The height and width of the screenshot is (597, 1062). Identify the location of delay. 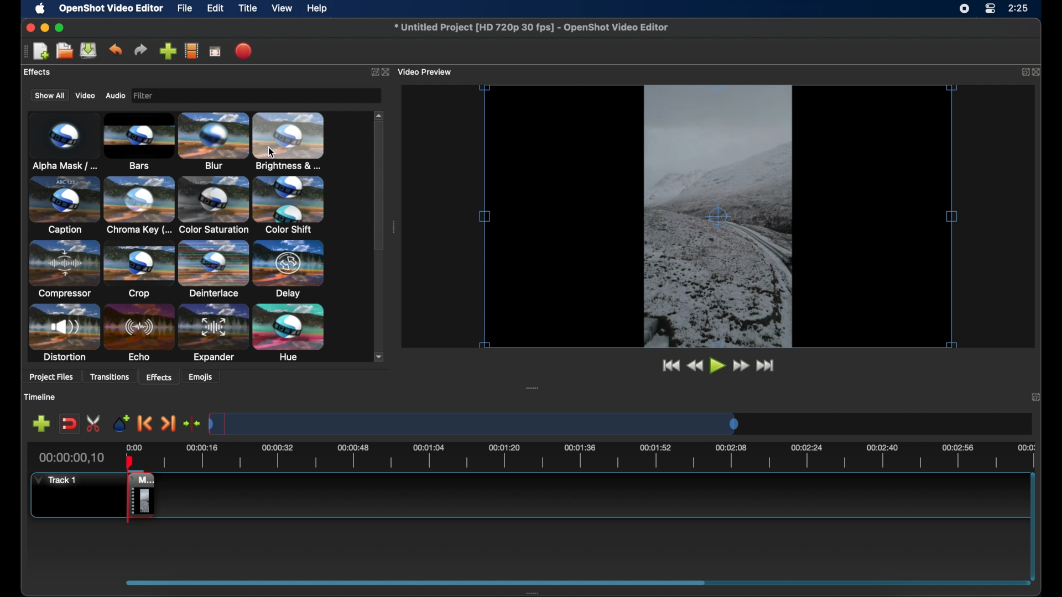
(289, 269).